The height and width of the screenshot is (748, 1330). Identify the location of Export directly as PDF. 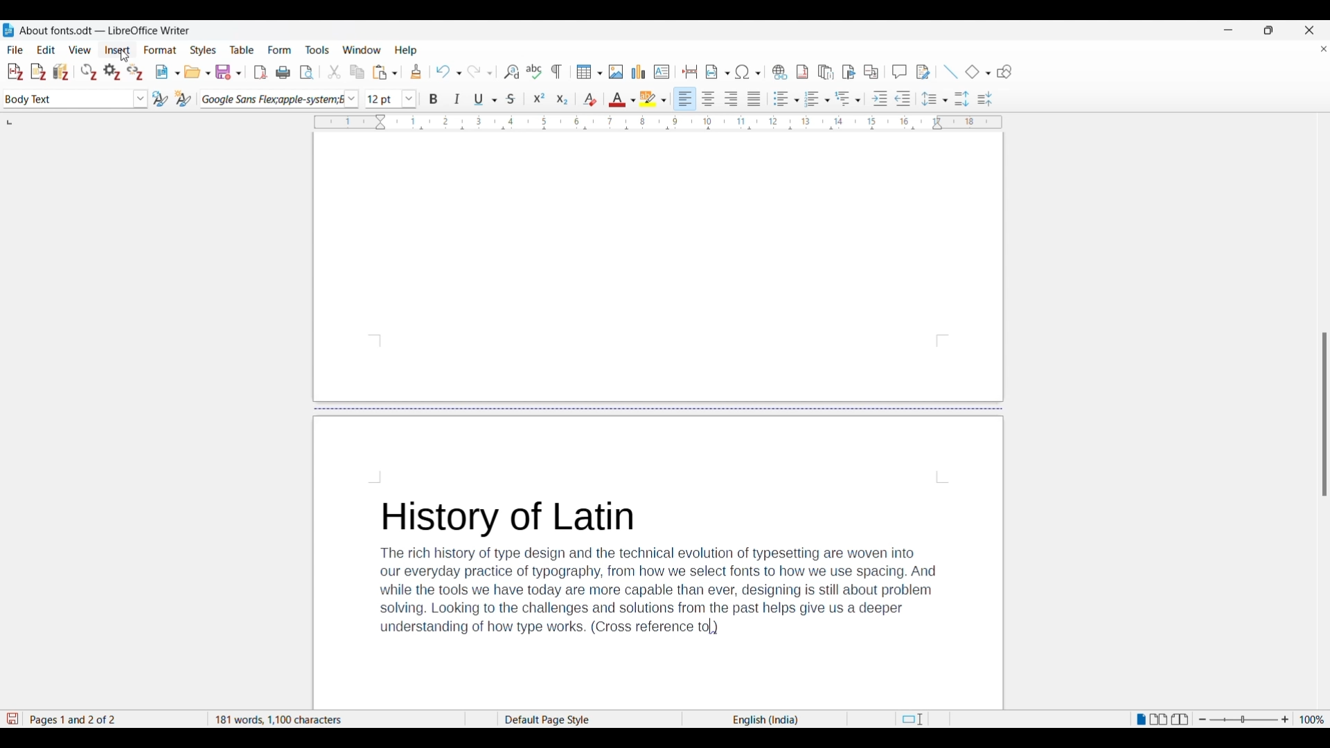
(260, 73).